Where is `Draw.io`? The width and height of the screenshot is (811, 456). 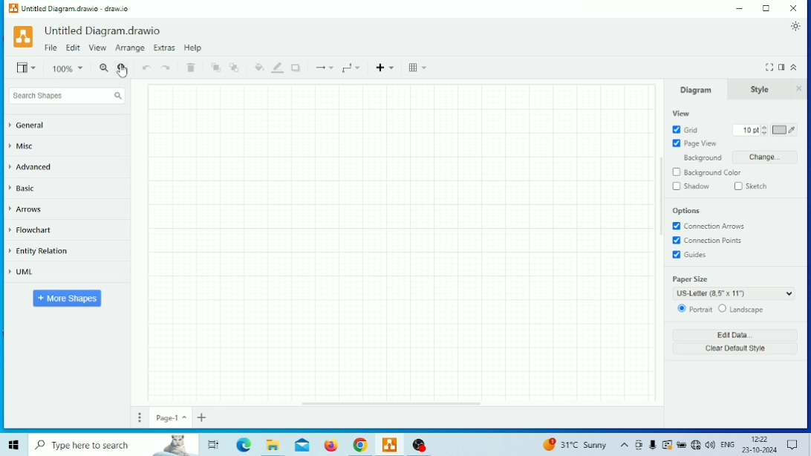
Draw.io is located at coordinates (390, 444).